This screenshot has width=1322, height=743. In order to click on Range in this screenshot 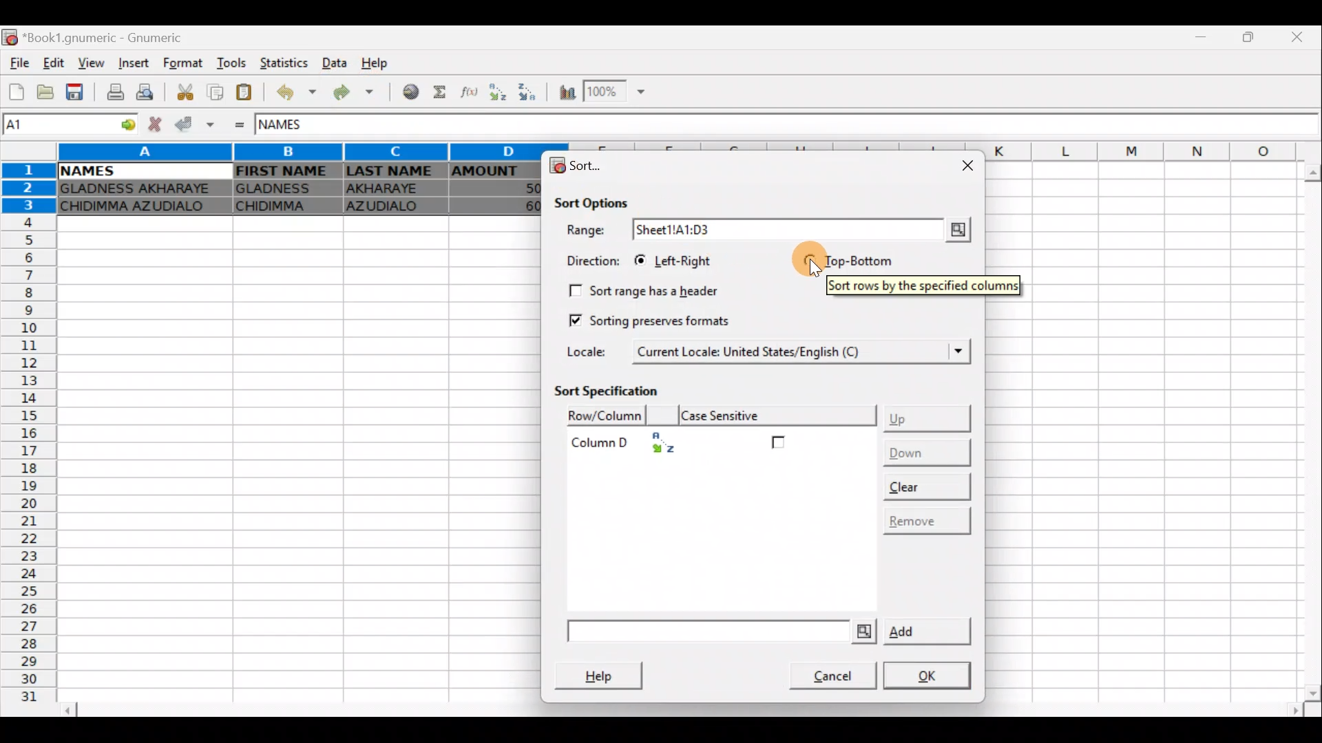, I will do `click(584, 231)`.